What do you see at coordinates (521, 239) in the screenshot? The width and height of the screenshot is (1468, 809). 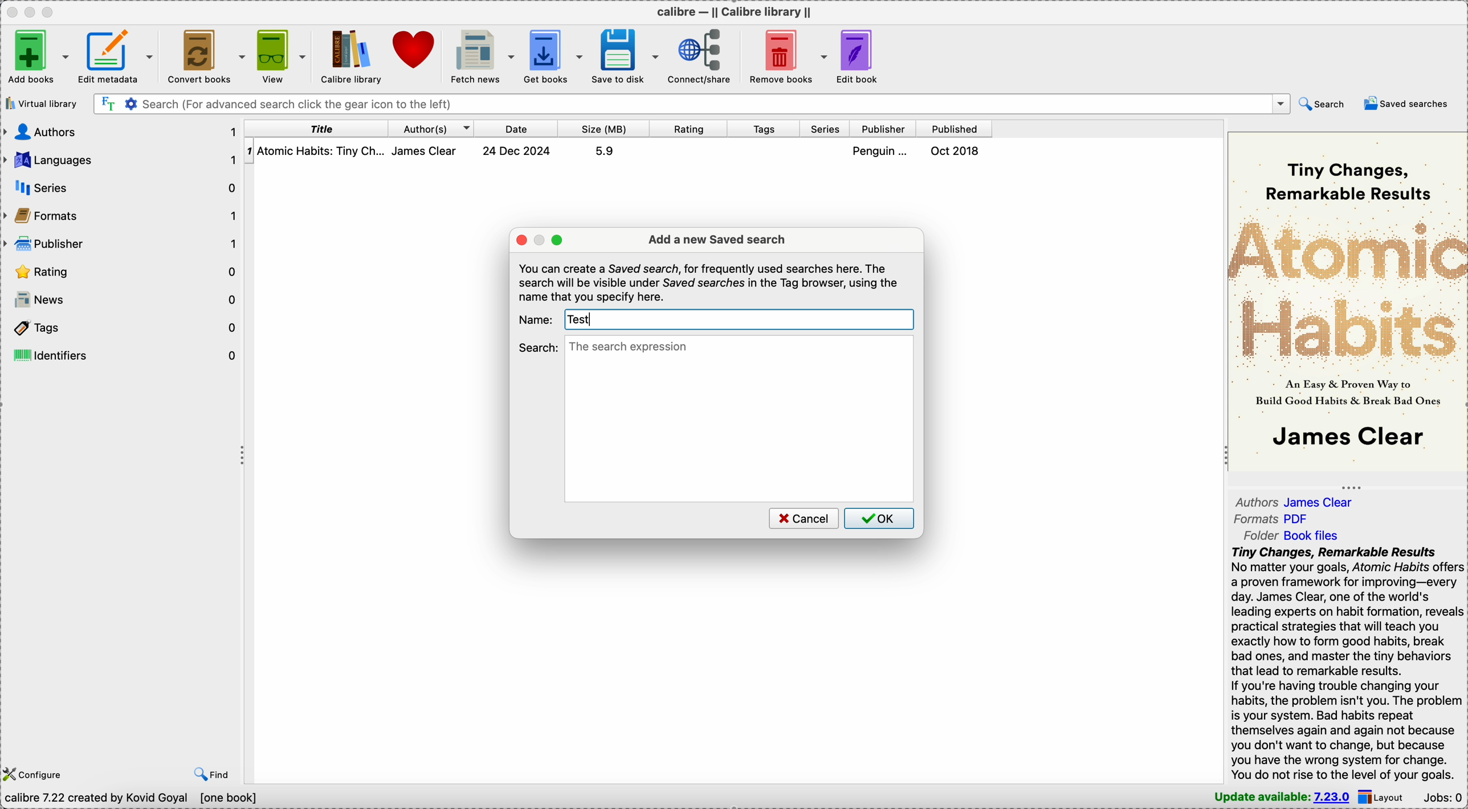 I see `close pop-up` at bounding box center [521, 239].